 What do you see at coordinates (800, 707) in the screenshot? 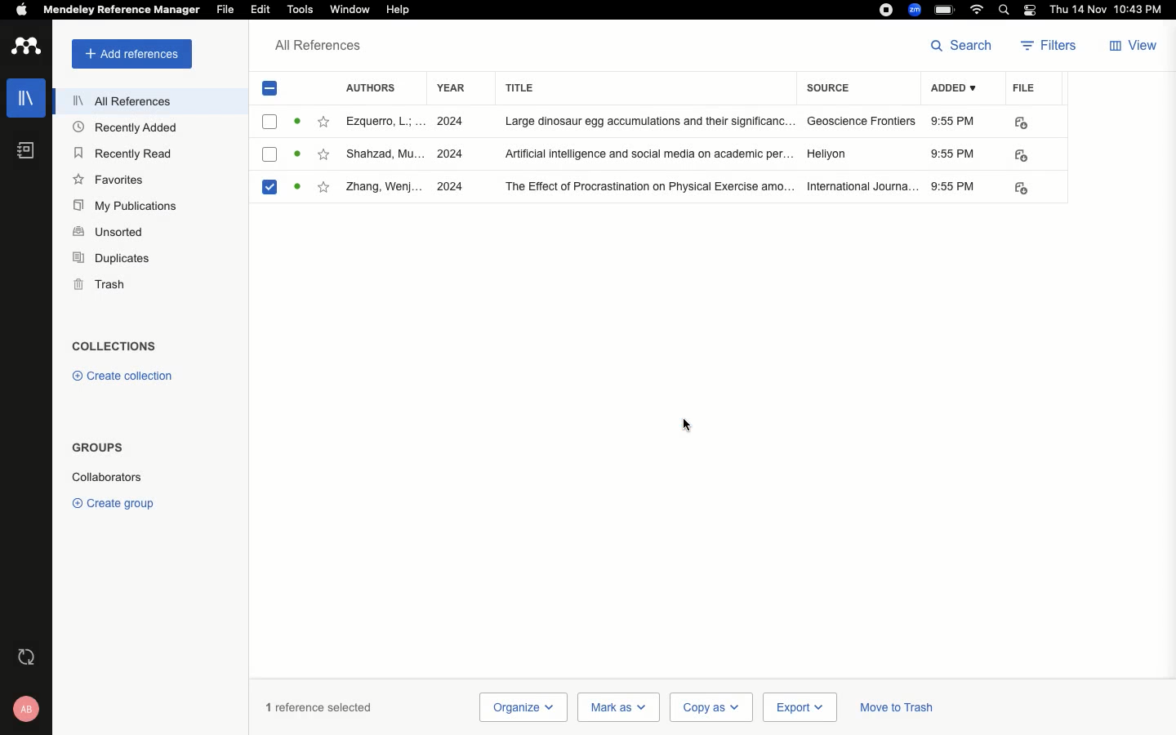
I see `Export` at bounding box center [800, 707].